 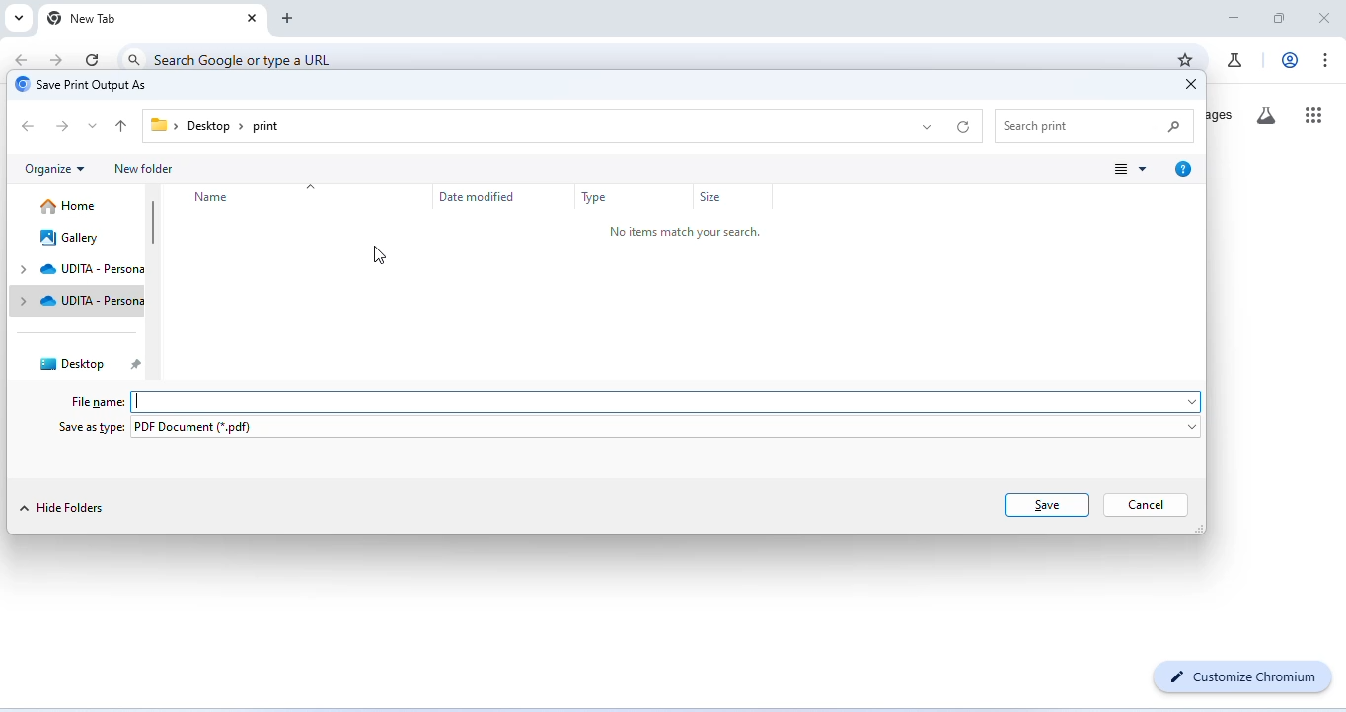 What do you see at coordinates (94, 59) in the screenshot?
I see `refresh` at bounding box center [94, 59].